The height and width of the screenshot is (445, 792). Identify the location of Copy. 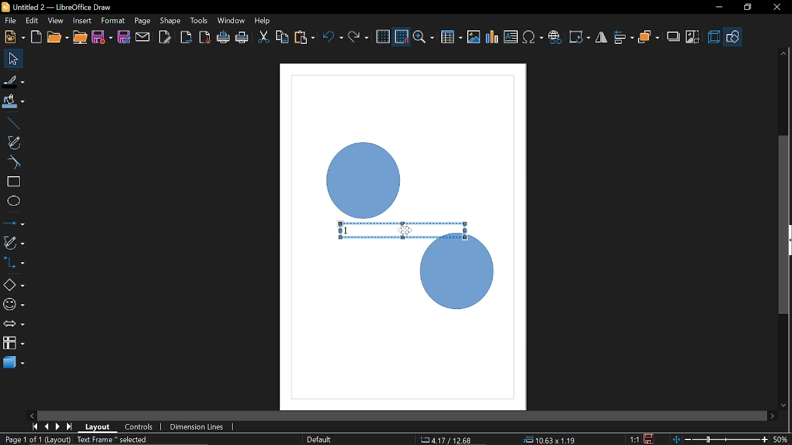
(282, 39).